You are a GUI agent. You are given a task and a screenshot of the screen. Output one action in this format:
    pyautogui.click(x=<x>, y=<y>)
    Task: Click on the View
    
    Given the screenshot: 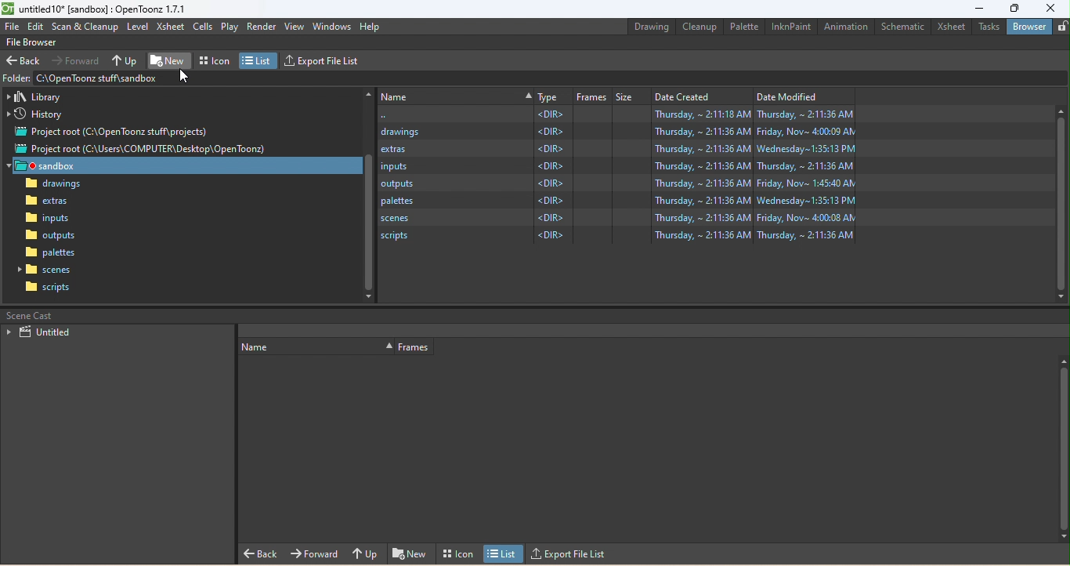 What is the action you would take?
    pyautogui.click(x=296, y=27)
    